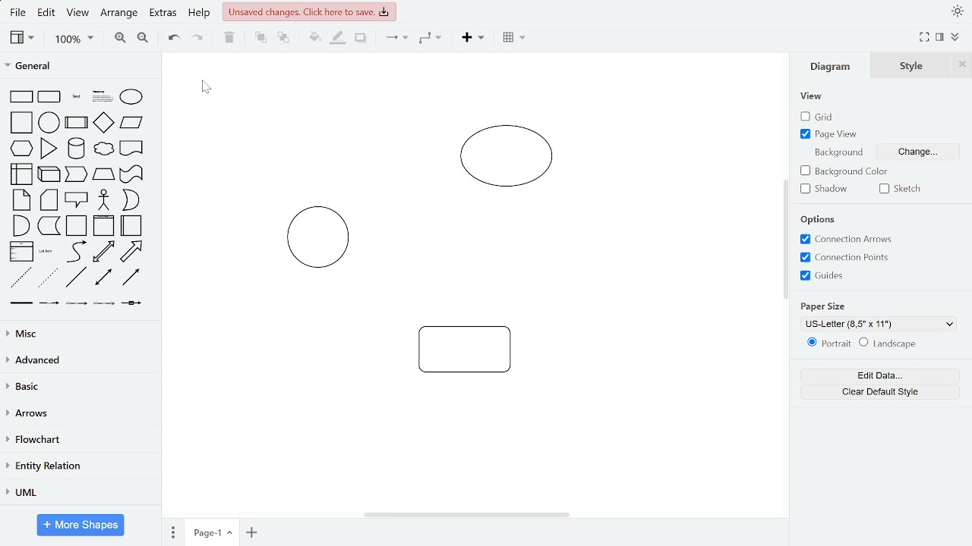 The height and width of the screenshot is (546, 972). I want to click on background, so click(822, 219).